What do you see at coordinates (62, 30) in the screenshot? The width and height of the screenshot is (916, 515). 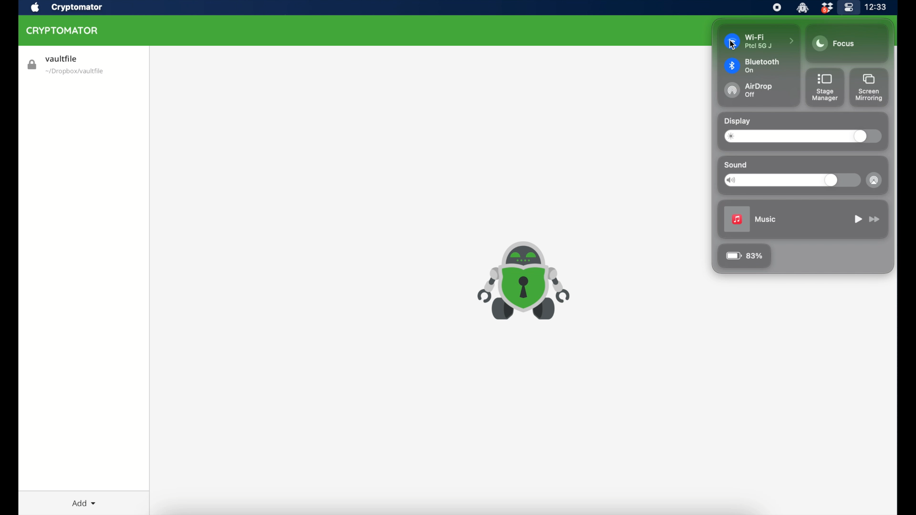 I see `cryptomator` at bounding box center [62, 30].